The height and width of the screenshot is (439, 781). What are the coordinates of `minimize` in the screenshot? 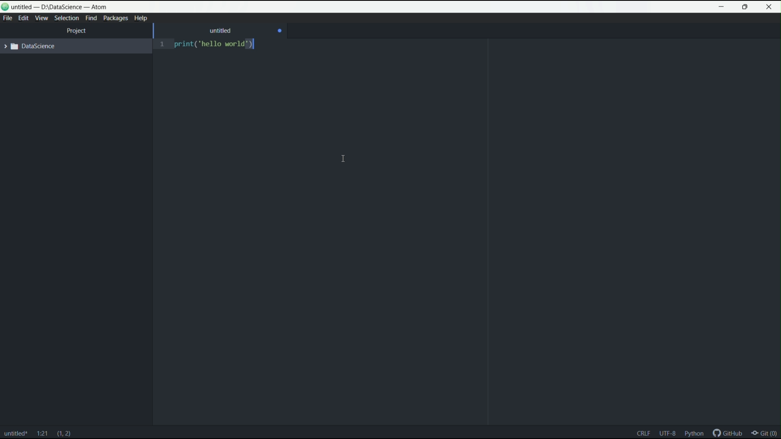 It's located at (722, 7).